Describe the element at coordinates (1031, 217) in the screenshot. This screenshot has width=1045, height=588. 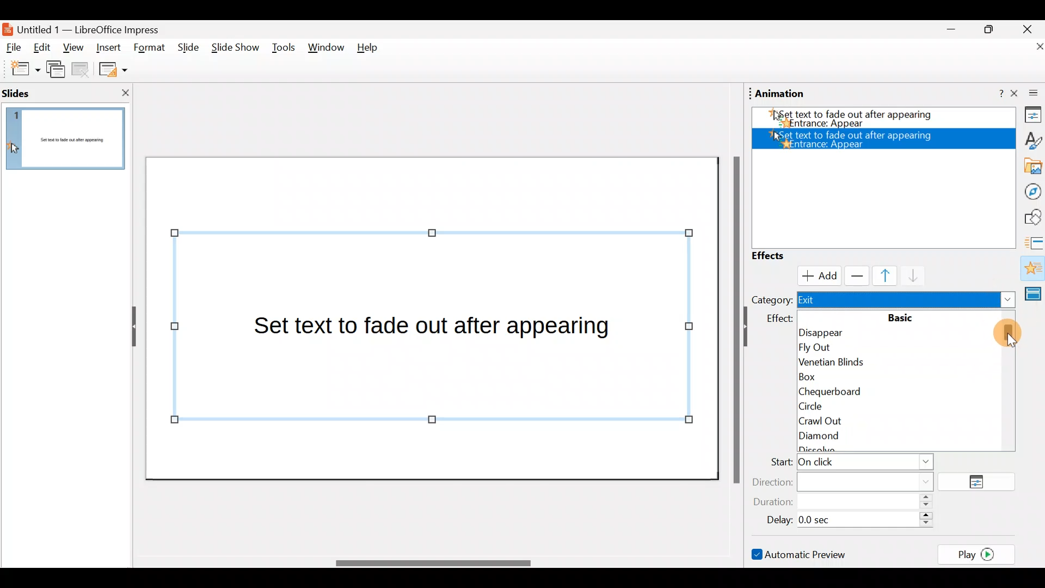
I see `Shapes` at that location.